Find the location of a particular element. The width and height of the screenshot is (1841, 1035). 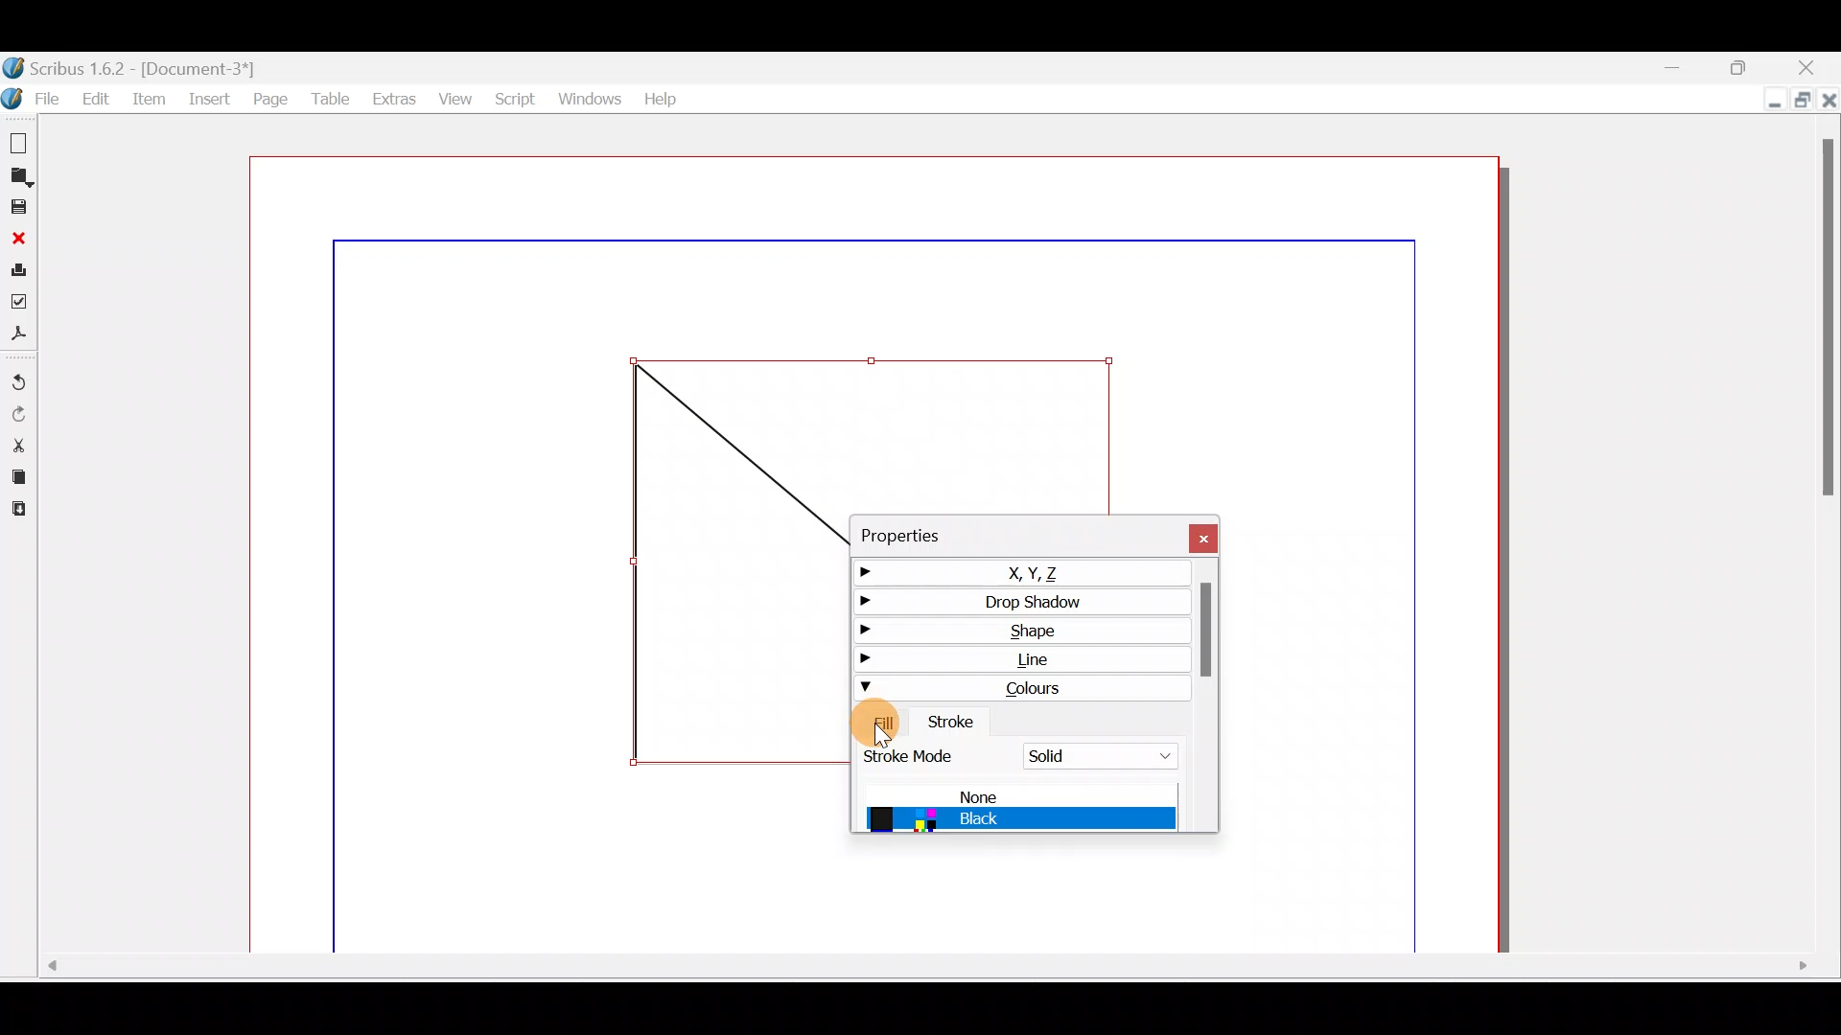

Close is located at coordinates (1829, 103).